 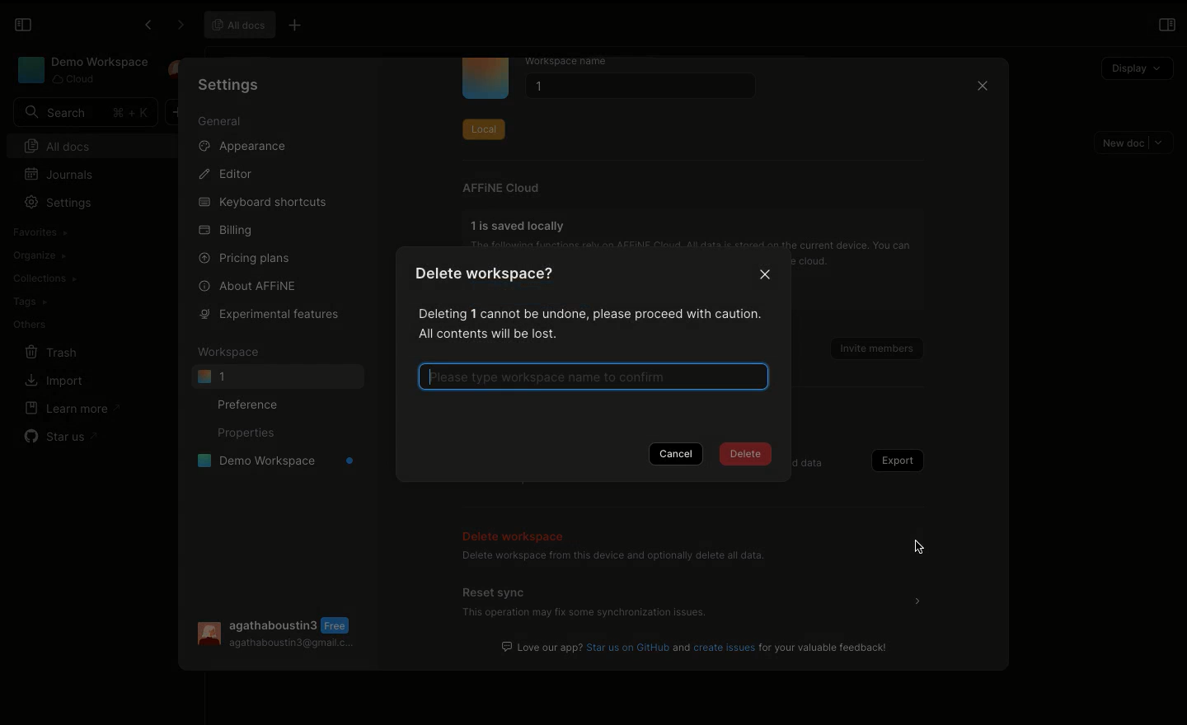 What do you see at coordinates (767, 276) in the screenshot?
I see `Close` at bounding box center [767, 276].